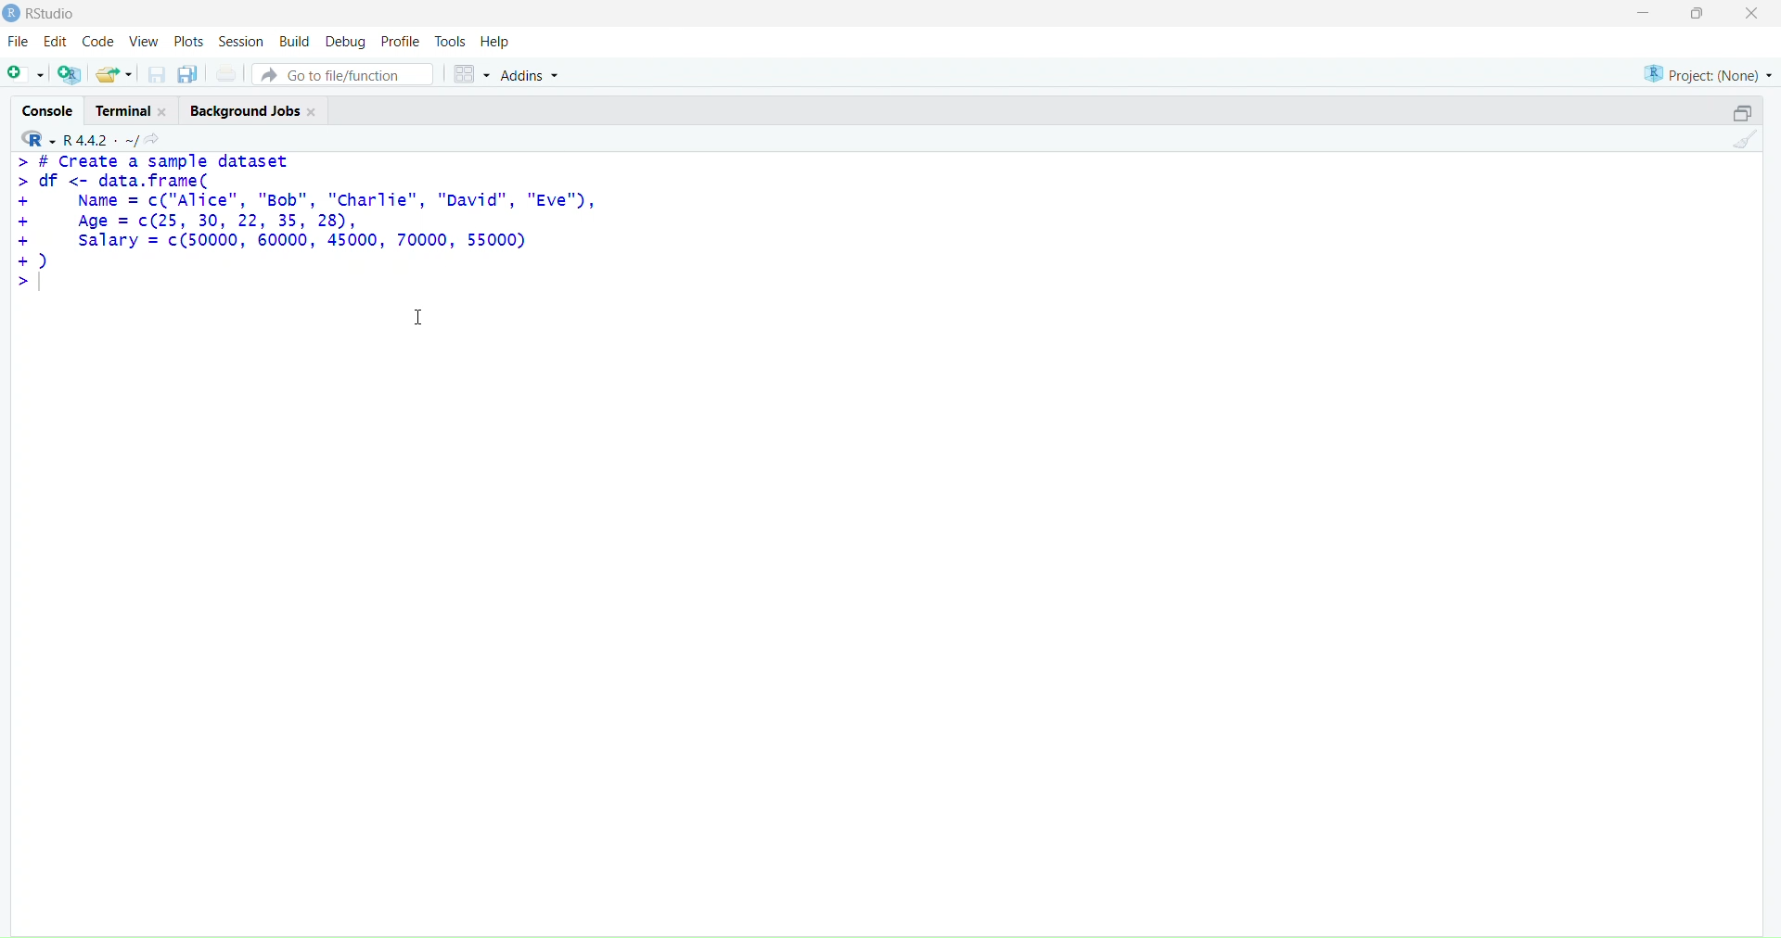 Image resolution: width=1781 pixels, height=938 pixels. Describe the element at coordinates (498, 42) in the screenshot. I see `help` at that location.